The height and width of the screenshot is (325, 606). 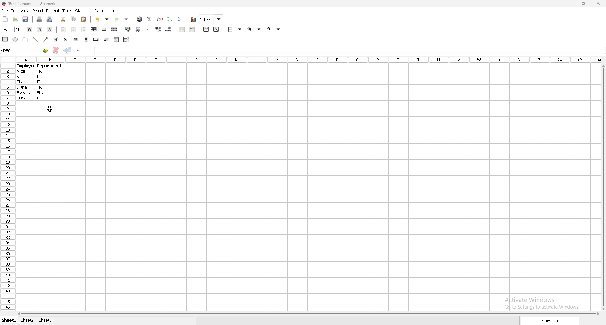 I want to click on sort descending, so click(x=180, y=19).